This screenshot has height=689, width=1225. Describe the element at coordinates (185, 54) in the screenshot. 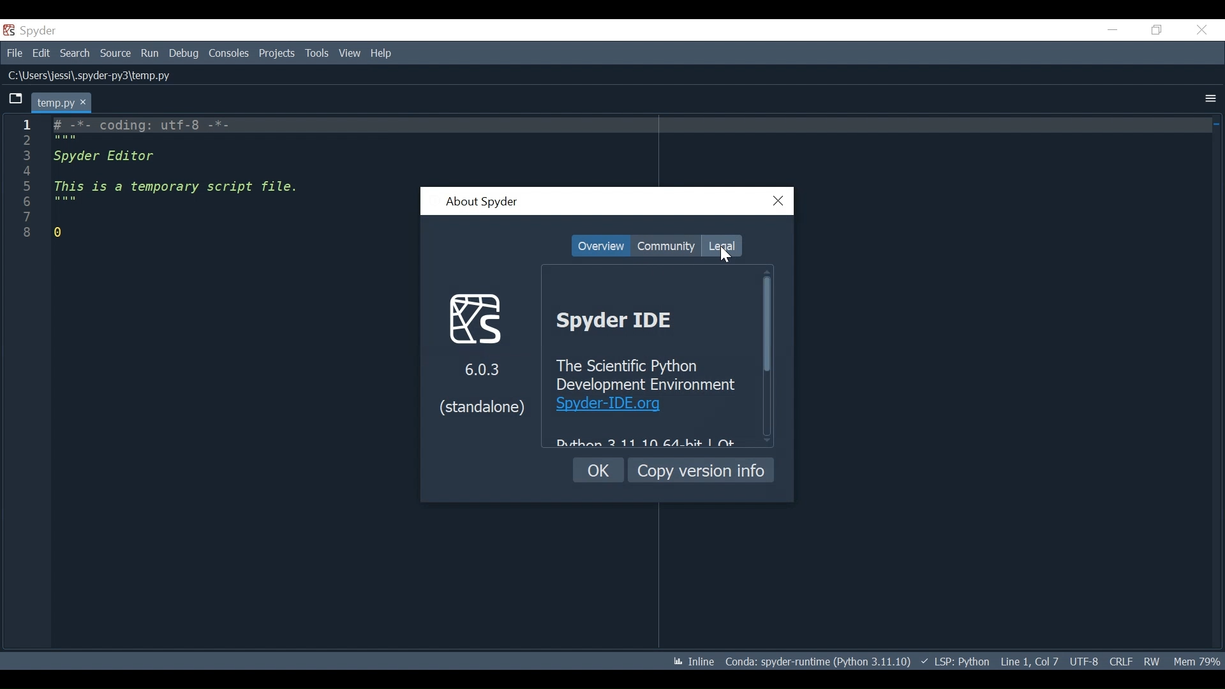

I see `Debug` at that location.